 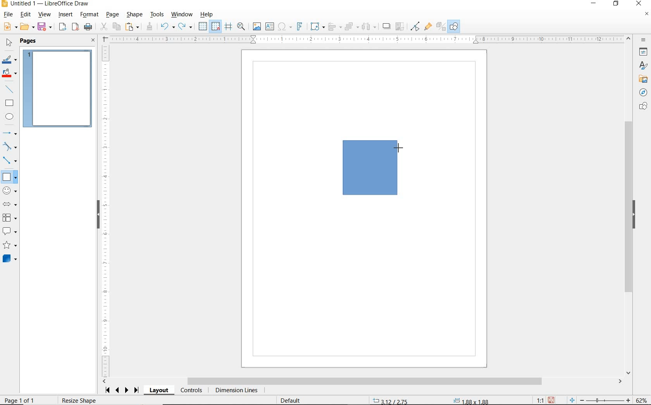 What do you see at coordinates (149, 27) in the screenshot?
I see `CLONE FORMATTING` at bounding box center [149, 27].